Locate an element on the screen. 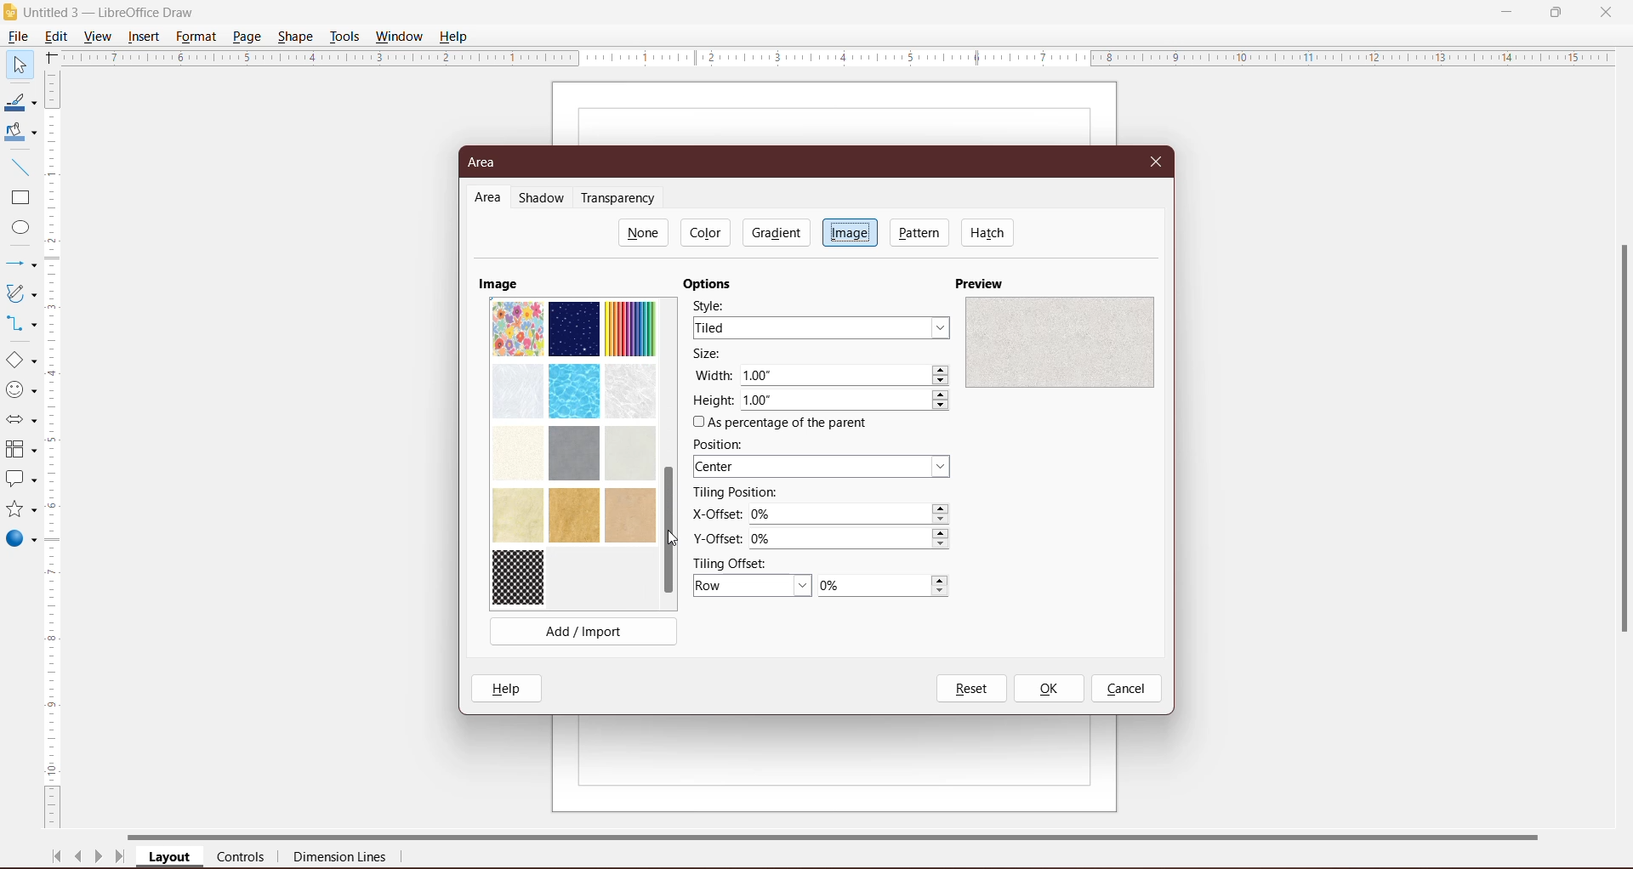 The height and width of the screenshot is (869, 1633). Line Color is located at coordinates (19, 103).